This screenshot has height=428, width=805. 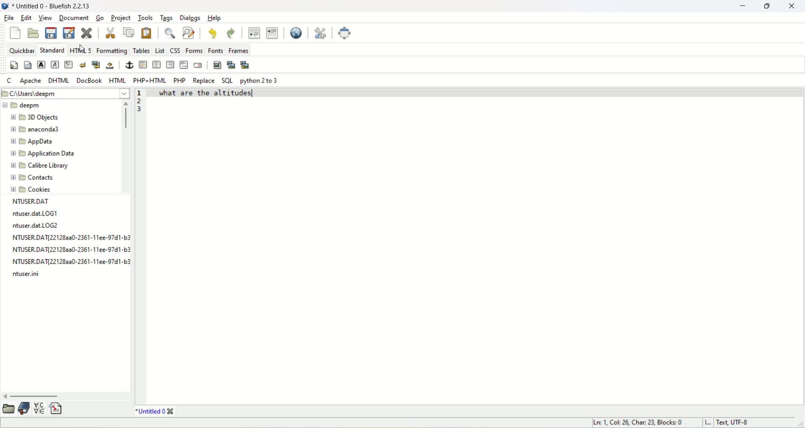 I want to click on insert thumbnail, so click(x=231, y=67).